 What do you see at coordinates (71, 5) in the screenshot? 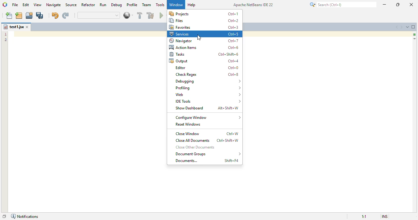
I see `source` at bounding box center [71, 5].